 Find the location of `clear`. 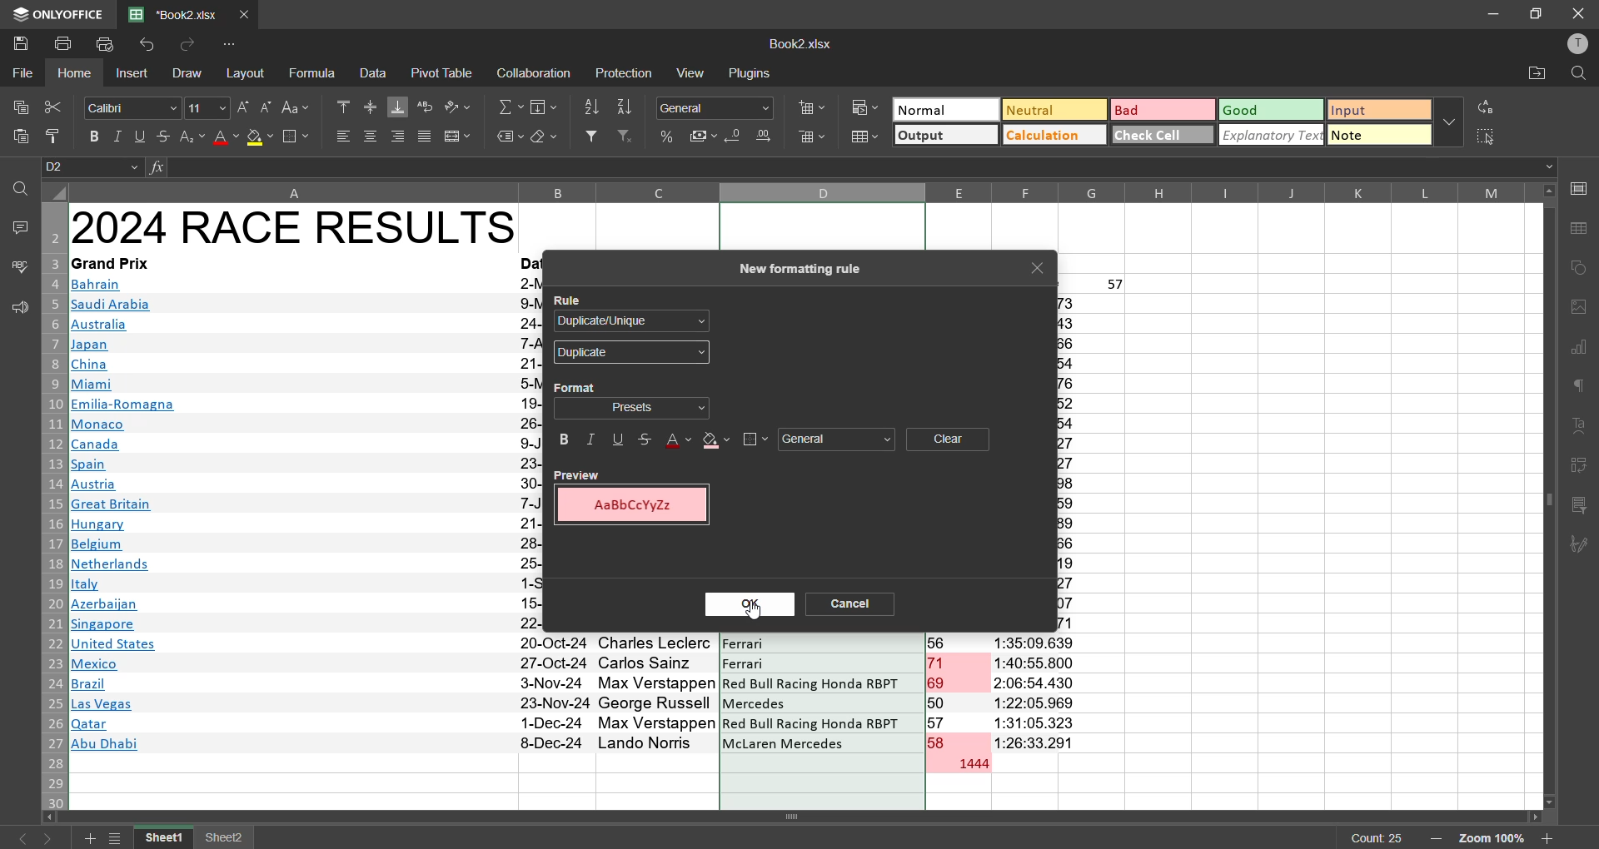

clear is located at coordinates (949, 439).